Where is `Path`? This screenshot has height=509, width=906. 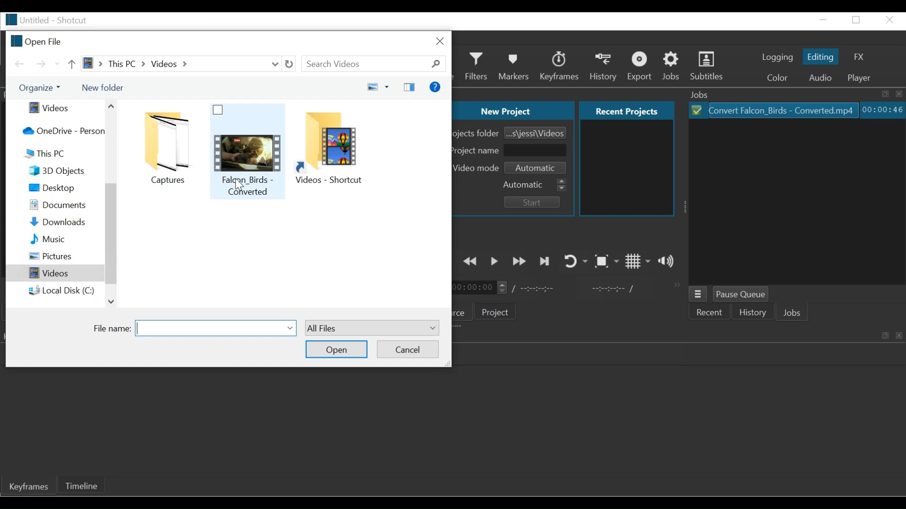 Path is located at coordinates (180, 63).